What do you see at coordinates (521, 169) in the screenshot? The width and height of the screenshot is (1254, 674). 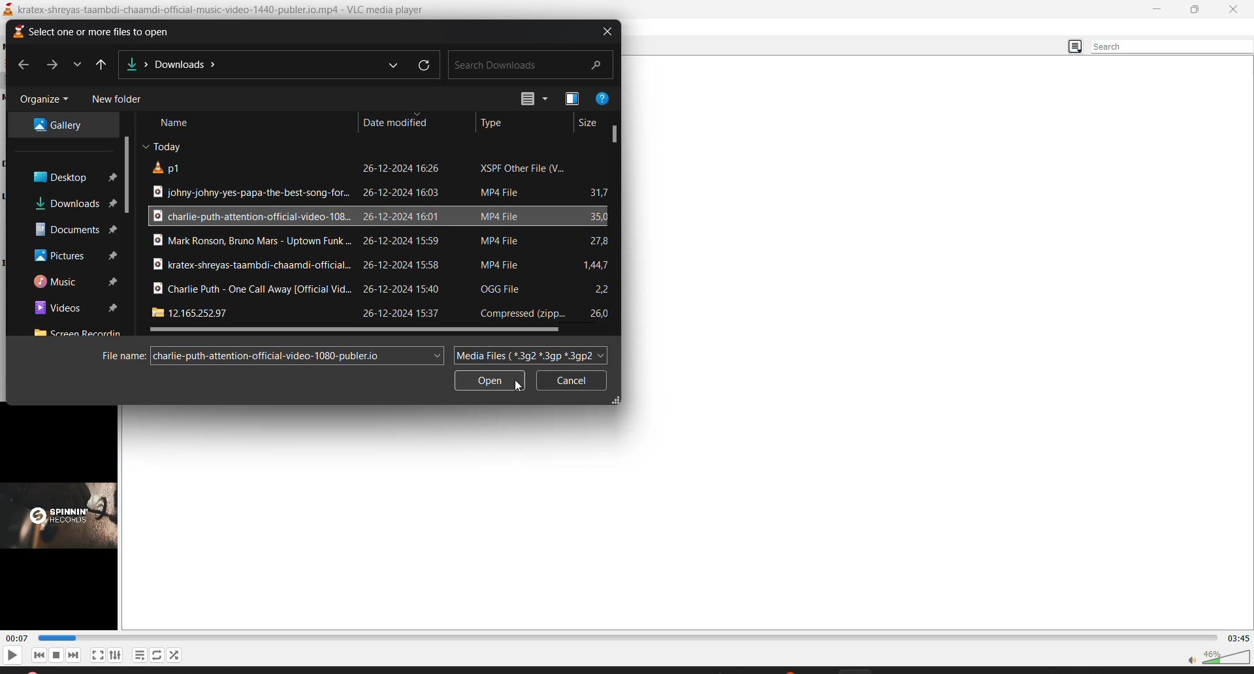 I see `file type` at bounding box center [521, 169].